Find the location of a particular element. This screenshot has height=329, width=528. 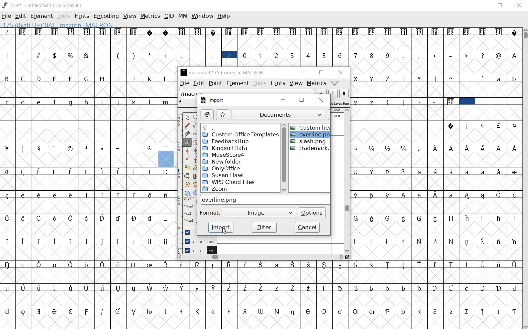

Symbol is located at coordinates (214, 265).